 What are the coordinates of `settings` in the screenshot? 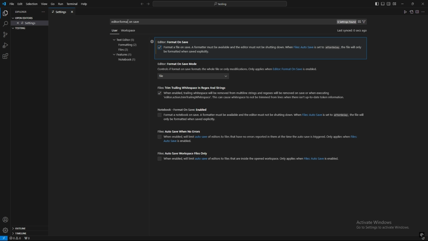 It's located at (30, 23).